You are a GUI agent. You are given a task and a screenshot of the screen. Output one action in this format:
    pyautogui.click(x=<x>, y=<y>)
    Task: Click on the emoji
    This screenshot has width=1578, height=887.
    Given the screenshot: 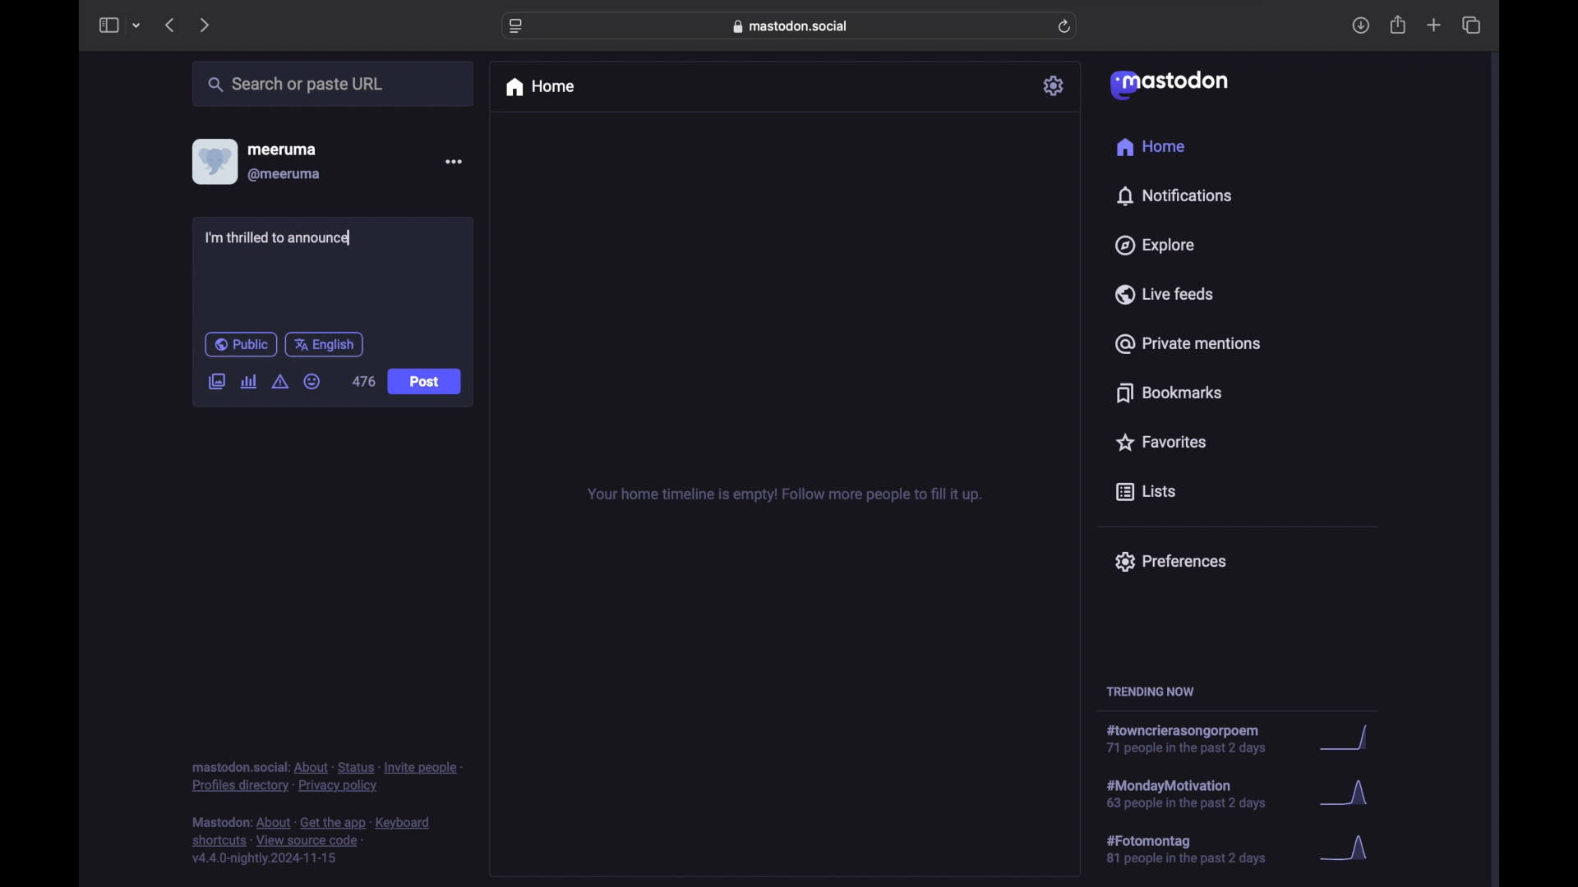 What is the action you would take?
    pyautogui.click(x=311, y=381)
    